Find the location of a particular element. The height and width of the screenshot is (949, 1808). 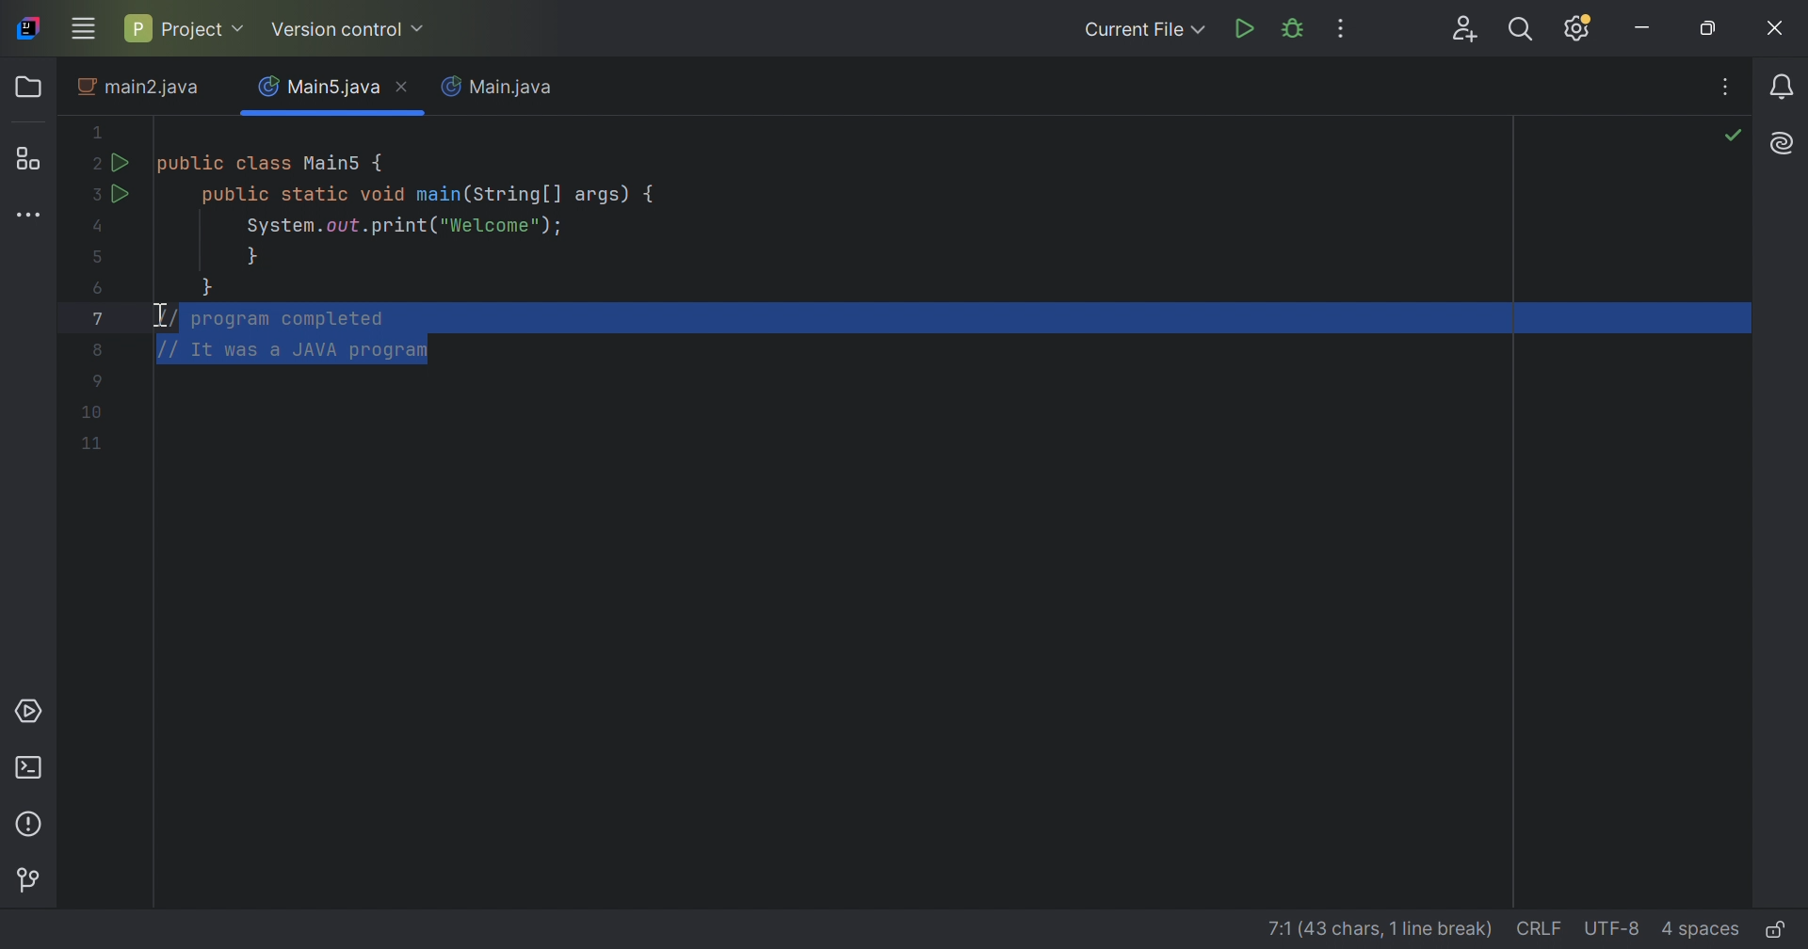

Code with me is located at coordinates (1466, 29).